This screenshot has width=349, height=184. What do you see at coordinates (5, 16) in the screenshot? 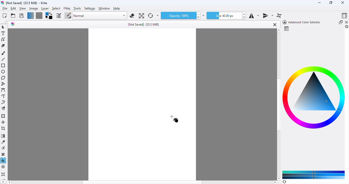
I see `create new document` at bounding box center [5, 16].